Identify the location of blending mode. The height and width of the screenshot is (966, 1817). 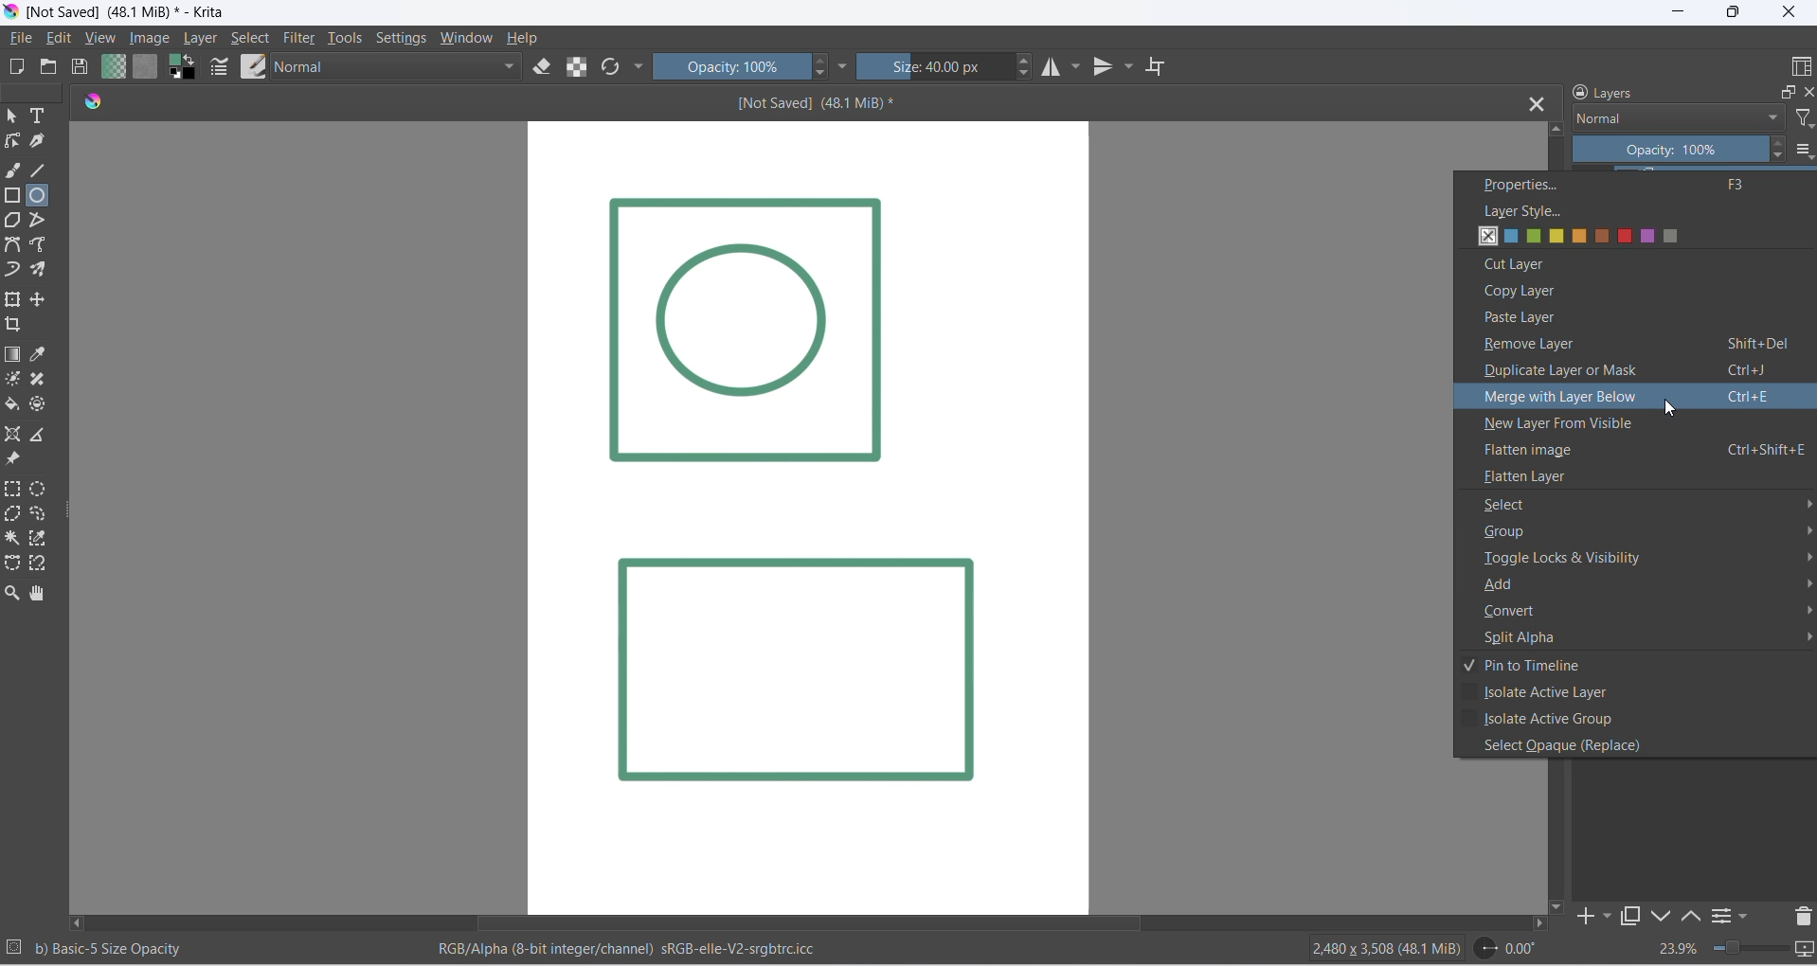
(395, 68).